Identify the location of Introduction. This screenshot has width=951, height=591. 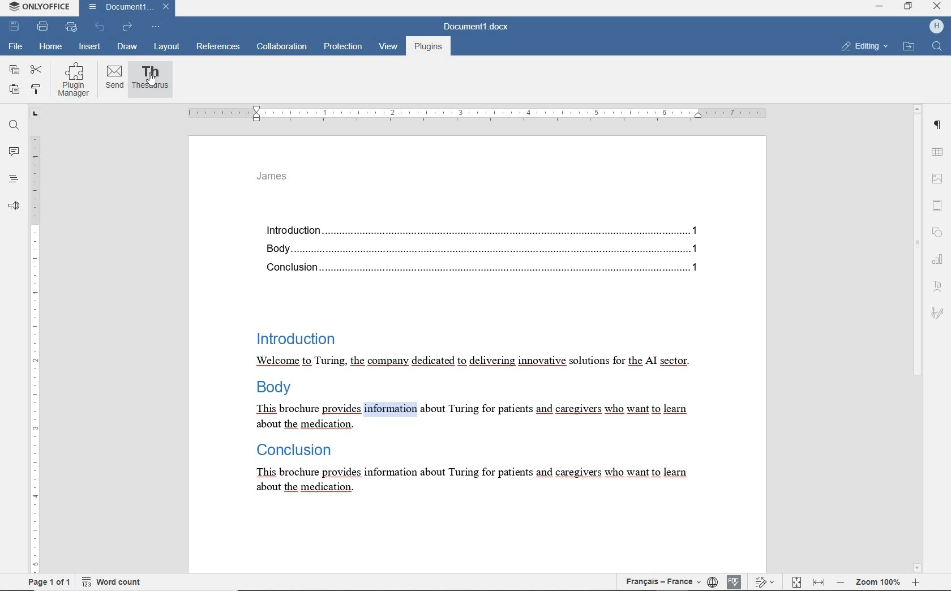
(294, 337).